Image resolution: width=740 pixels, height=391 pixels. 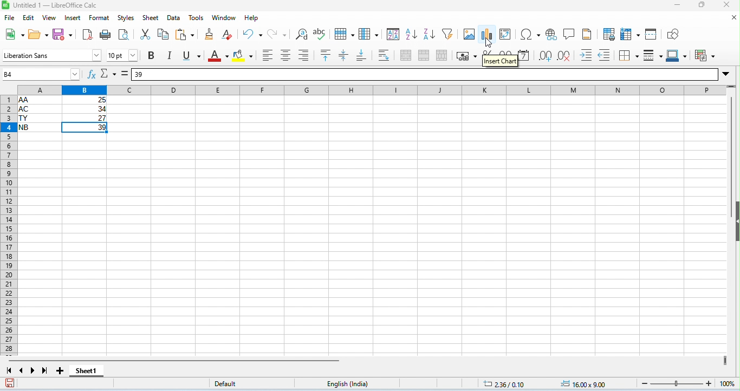 What do you see at coordinates (153, 56) in the screenshot?
I see `bold` at bounding box center [153, 56].